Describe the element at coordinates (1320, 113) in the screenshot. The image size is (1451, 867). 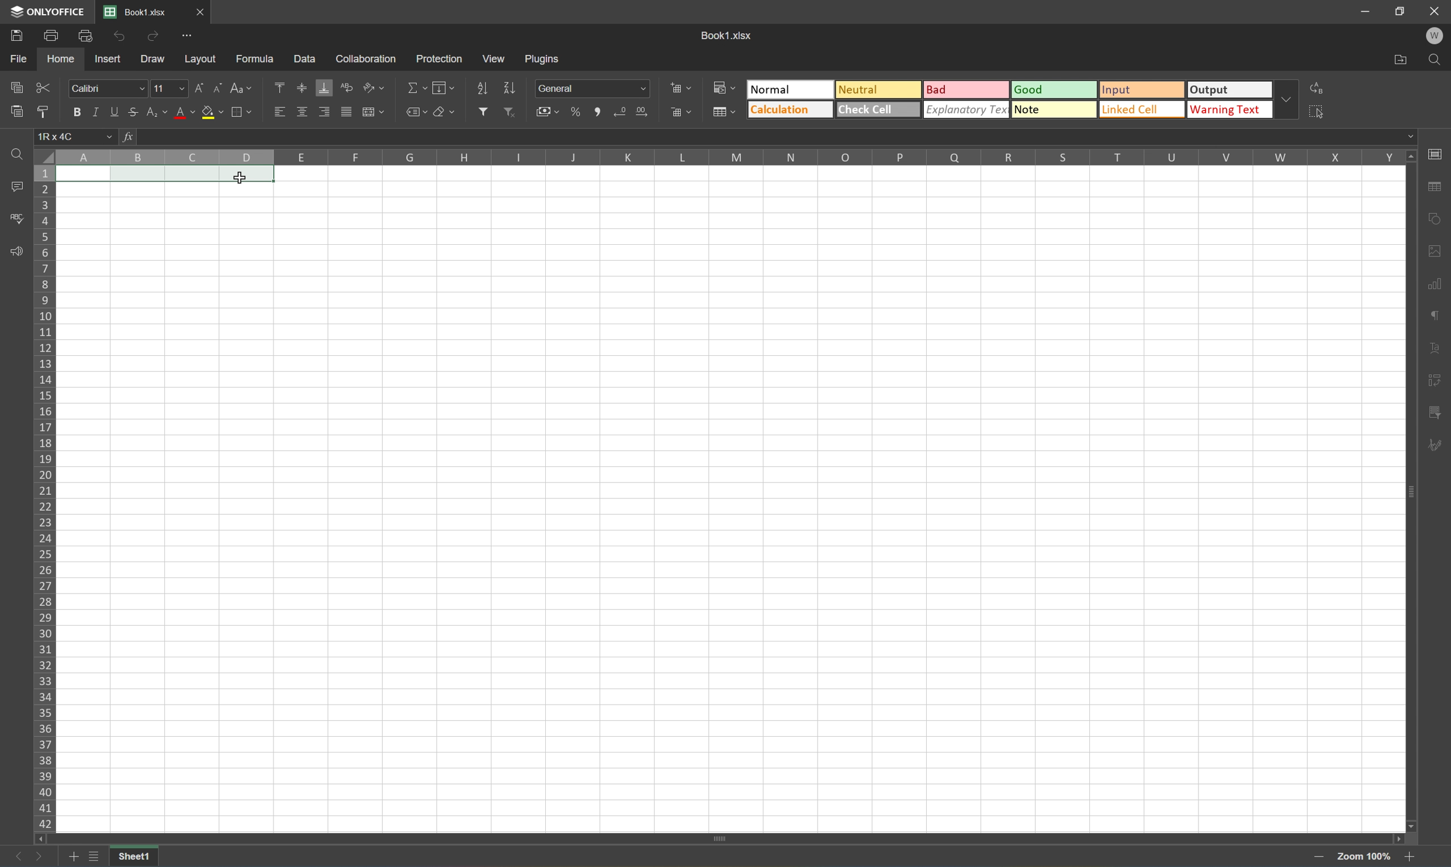
I see `Select all` at that location.